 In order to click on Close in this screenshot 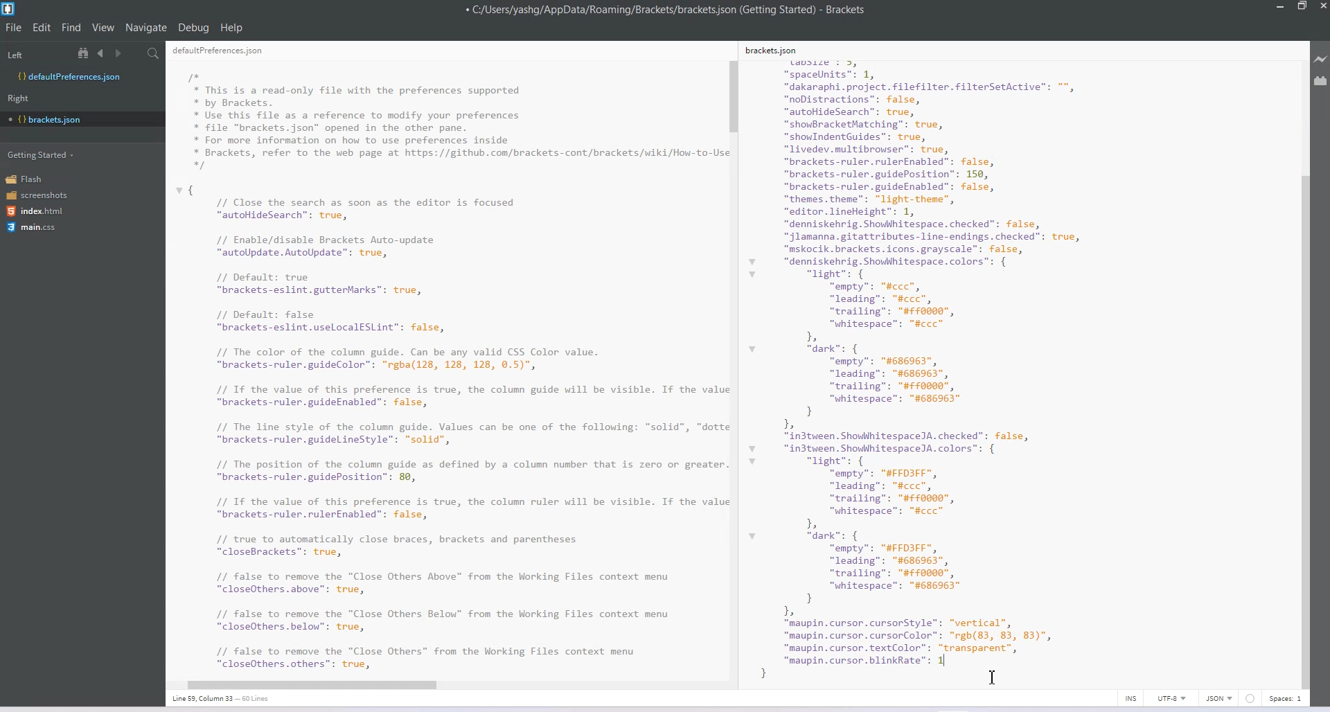, I will do `click(1322, 8)`.